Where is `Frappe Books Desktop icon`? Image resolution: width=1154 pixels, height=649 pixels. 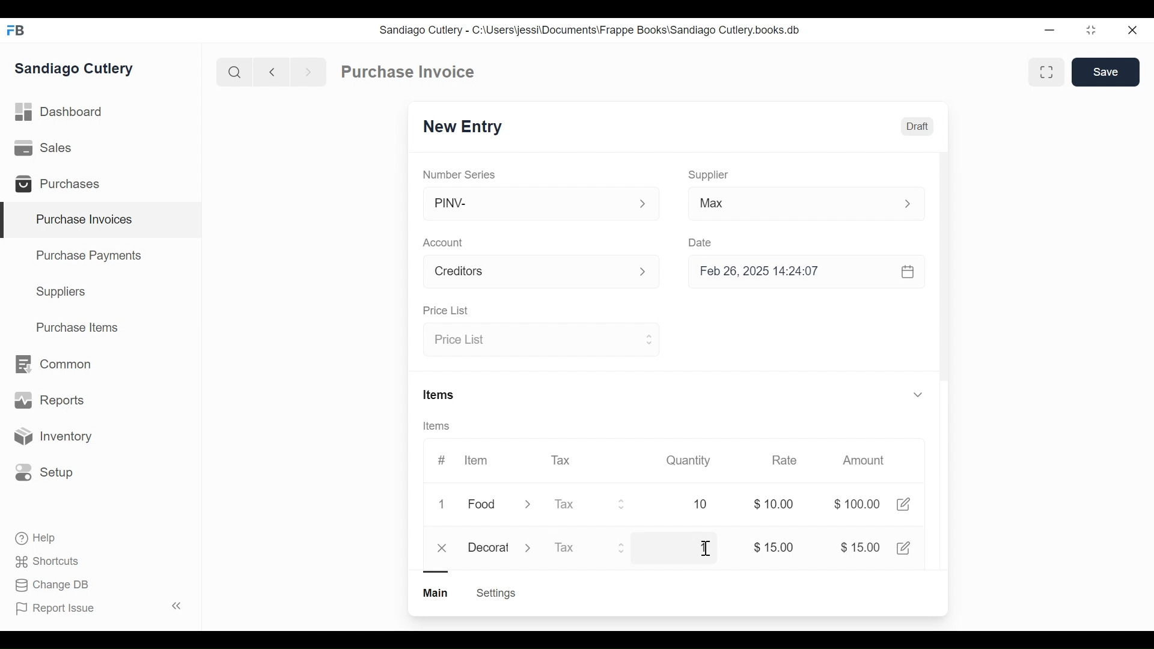 Frappe Books Desktop icon is located at coordinates (20, 31).